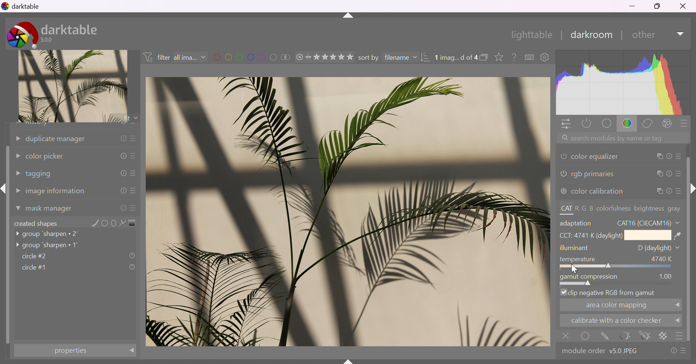  What do you see at coordinates (619, 157) in the screenshot?
I see `color equalizer` at bounding box center [619, 157].